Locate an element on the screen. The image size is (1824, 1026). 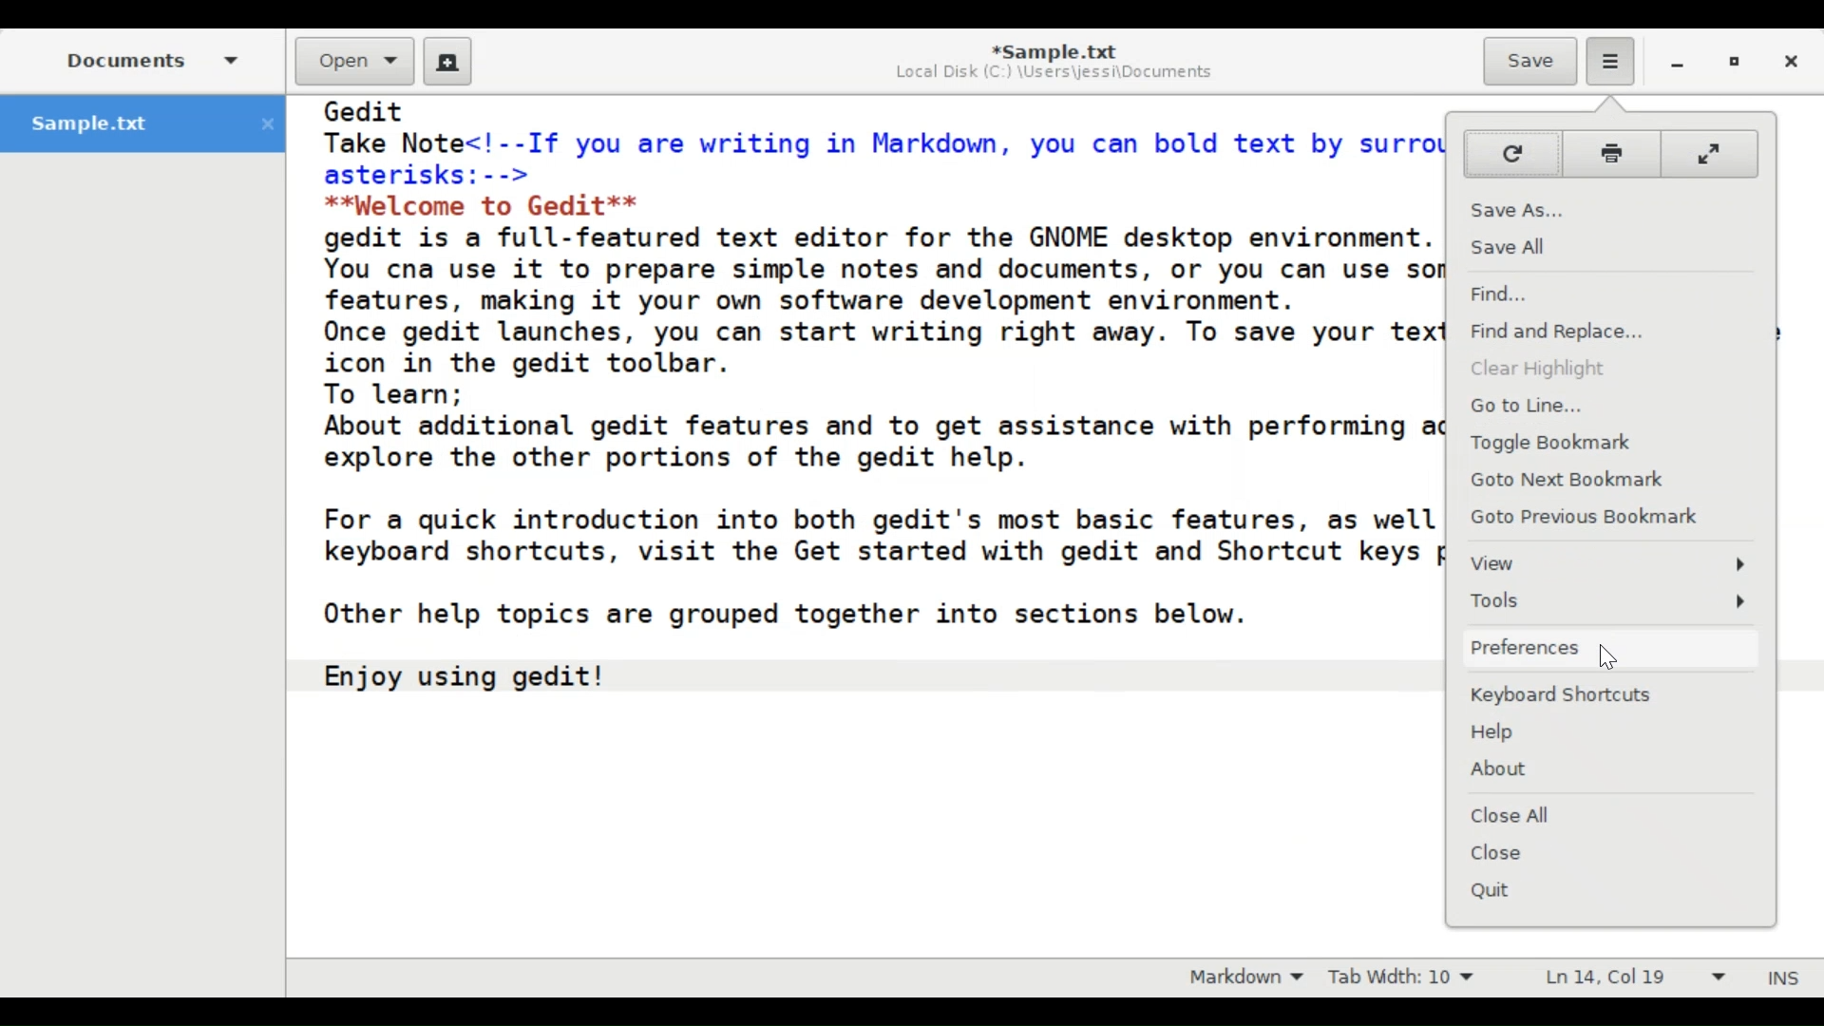
Reload is located at coordinates (1510, 155).